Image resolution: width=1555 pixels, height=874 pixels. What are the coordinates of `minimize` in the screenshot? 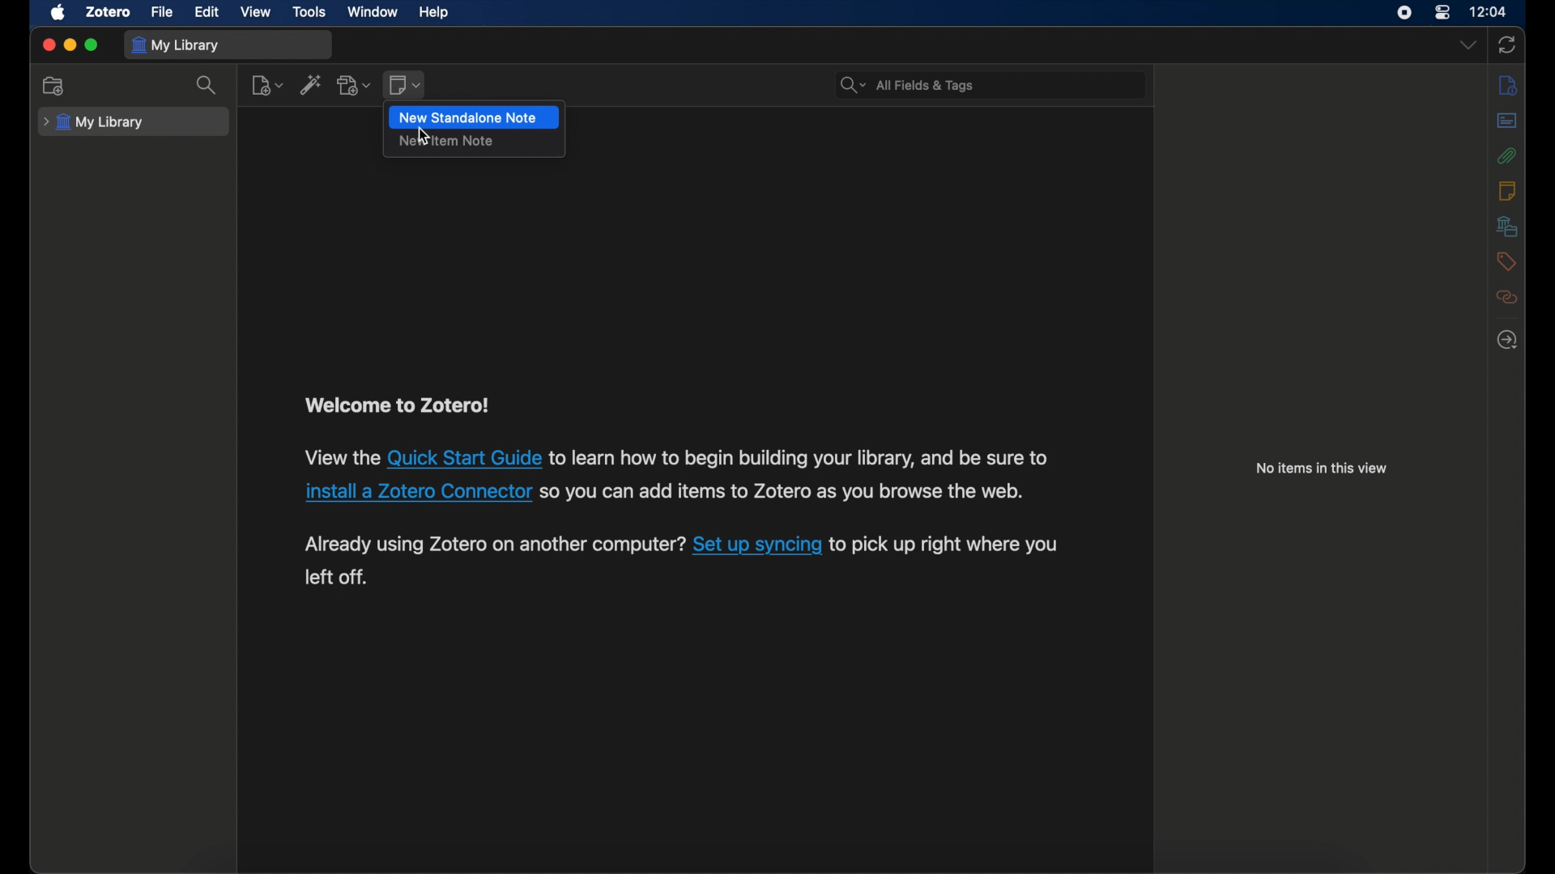 It's located at (71, 46).